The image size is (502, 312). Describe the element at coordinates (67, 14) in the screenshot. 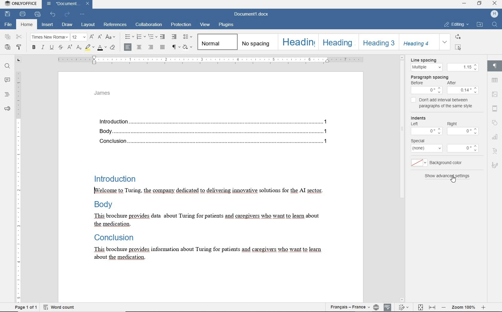

I see `redo` at that location.